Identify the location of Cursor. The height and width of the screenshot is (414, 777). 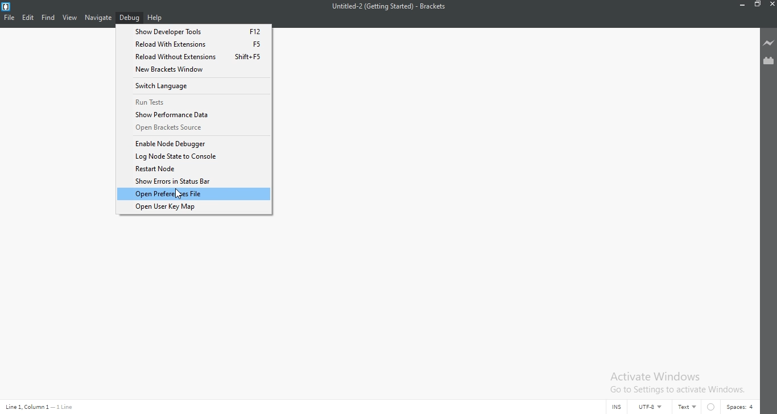
(179, 193).